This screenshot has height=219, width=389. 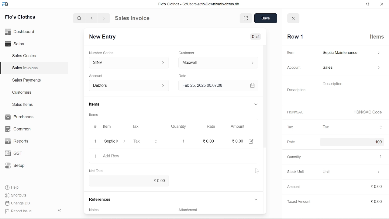 What do you see at coordinates (20, 33) in the screenshot?
I see `Dashboard` at bounding box center [20, 33].